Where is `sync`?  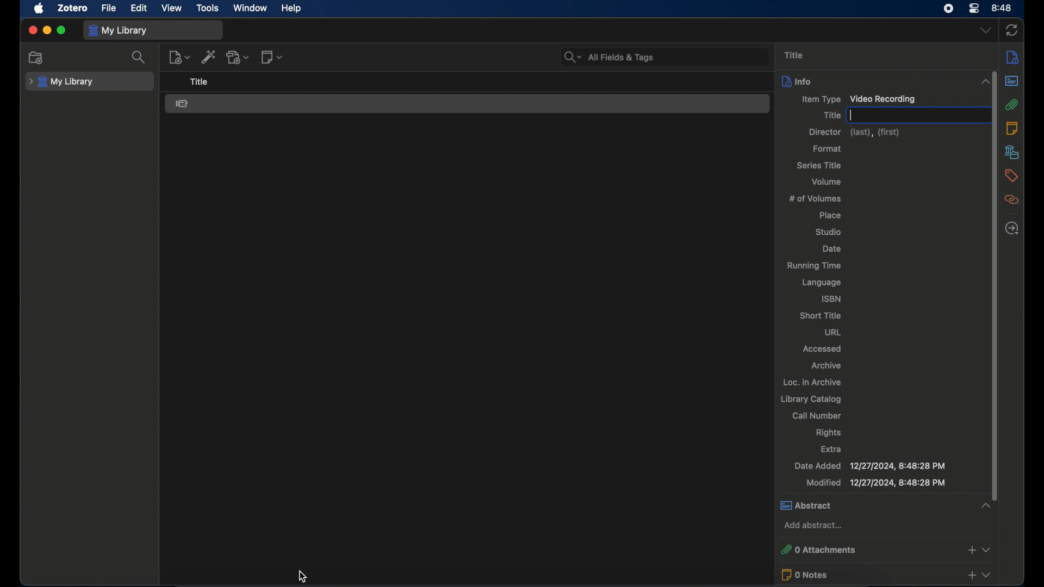 sync is located at coordinates (1012, 30).